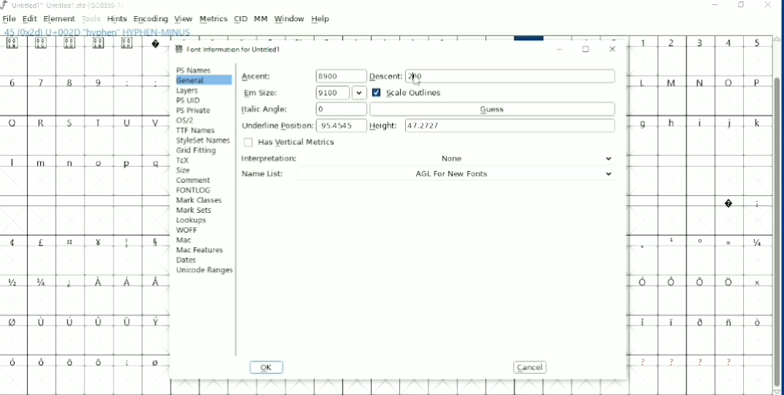 This screenshot has height=395, width=784. Describe the element at coordinates (321, 19) in the screenshot. I see `Help` at that location.